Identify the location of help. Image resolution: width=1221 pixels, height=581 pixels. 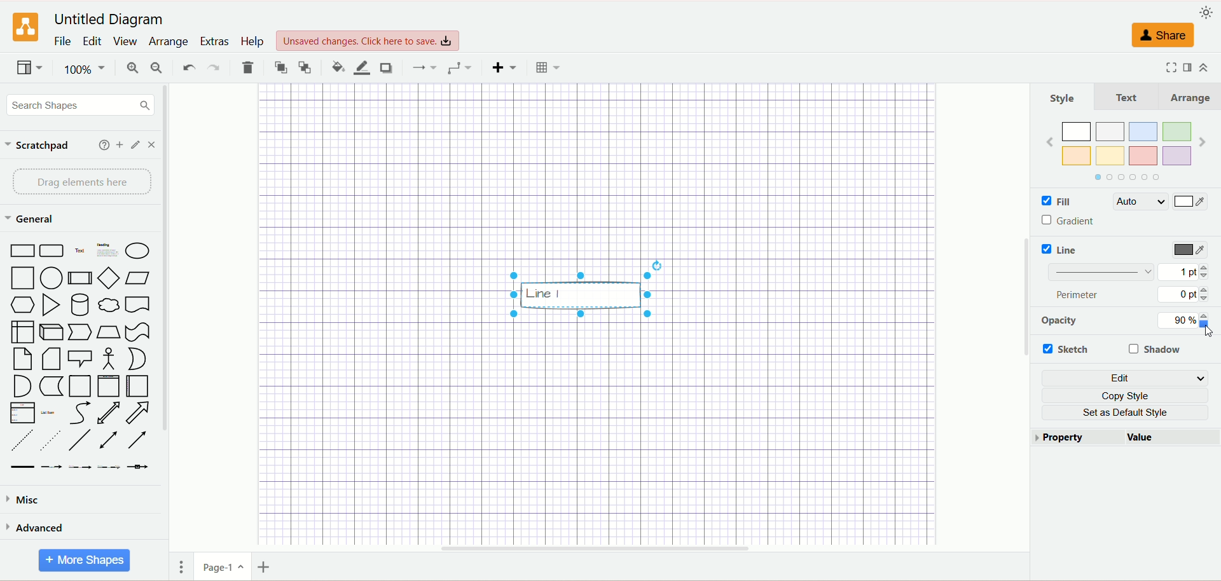
(254, 43).